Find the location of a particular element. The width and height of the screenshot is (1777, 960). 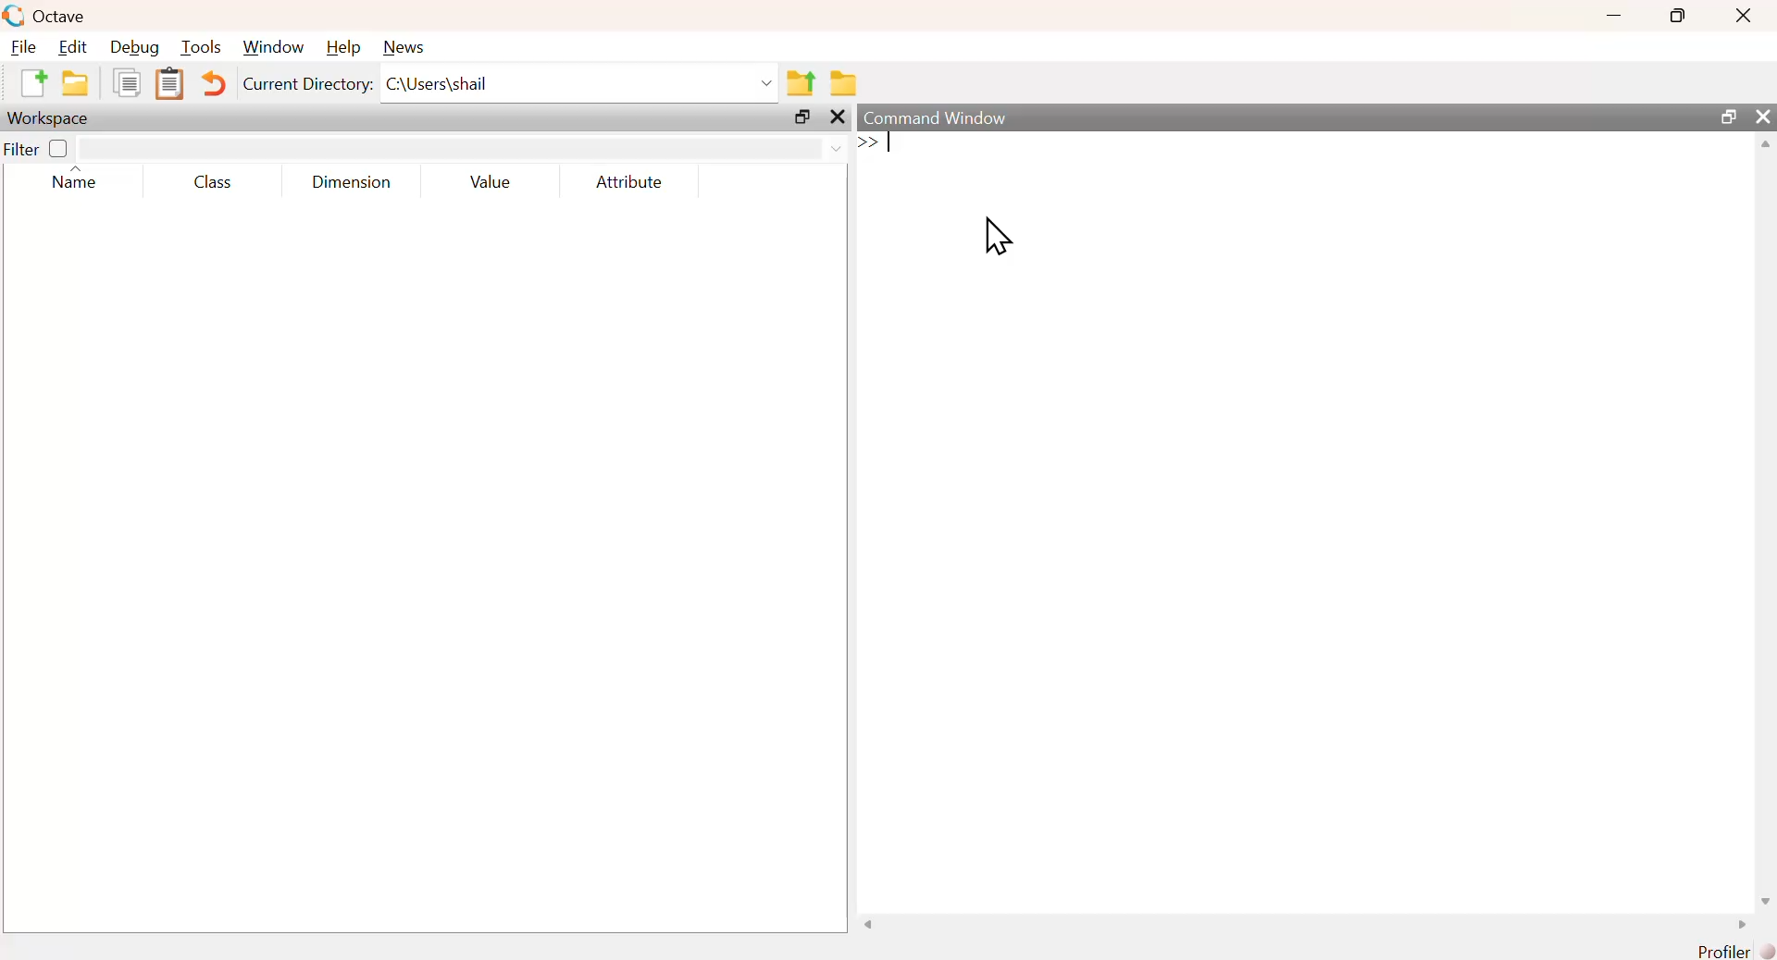

news is located at coordinates (404, 46).